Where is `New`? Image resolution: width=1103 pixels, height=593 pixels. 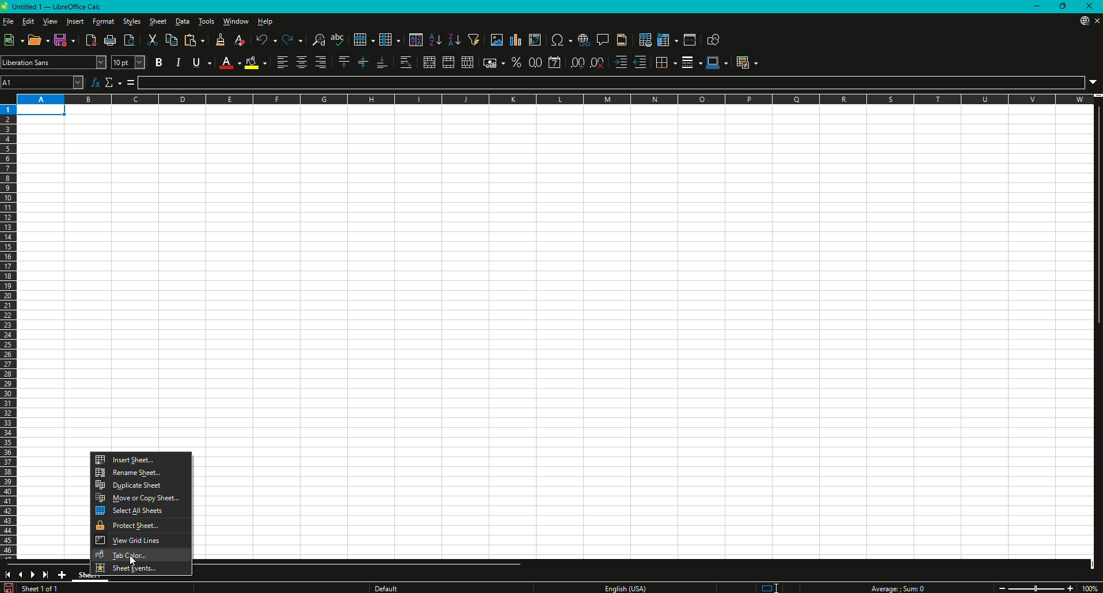 New is located at coordinates (13, 40).